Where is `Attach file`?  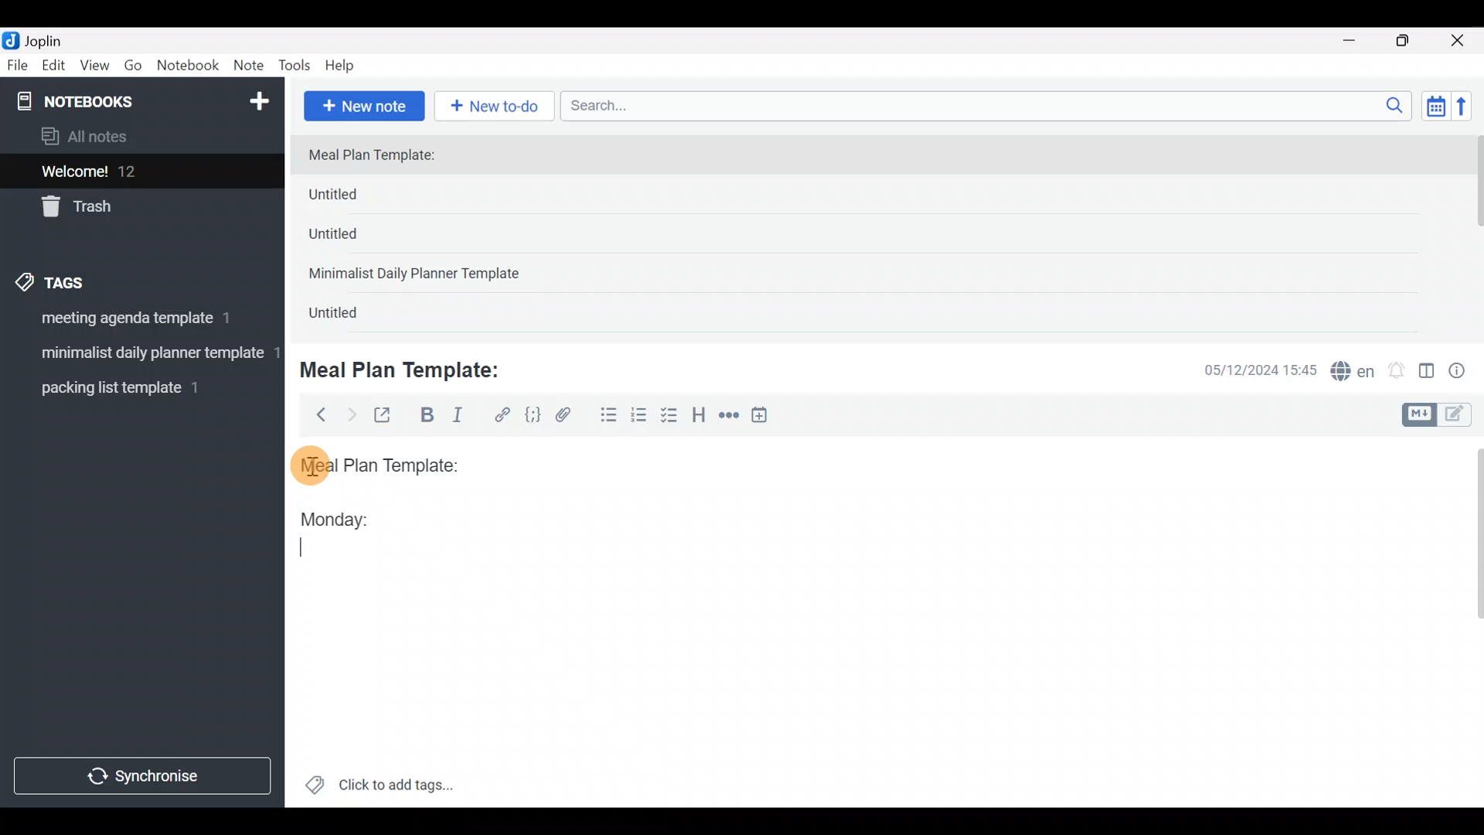 Attach file is located at coordinates (568, 417).